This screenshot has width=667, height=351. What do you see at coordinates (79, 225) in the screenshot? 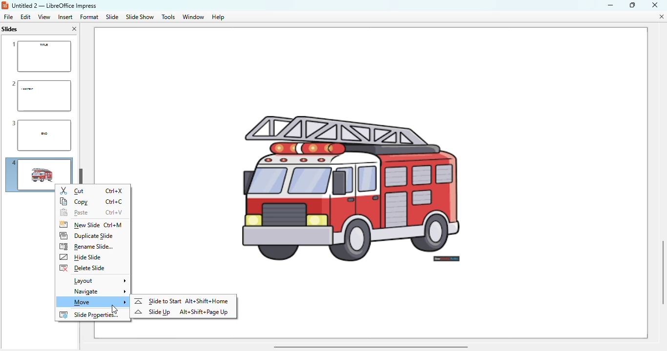
I see `new slide` at bounding box center [79, 225].